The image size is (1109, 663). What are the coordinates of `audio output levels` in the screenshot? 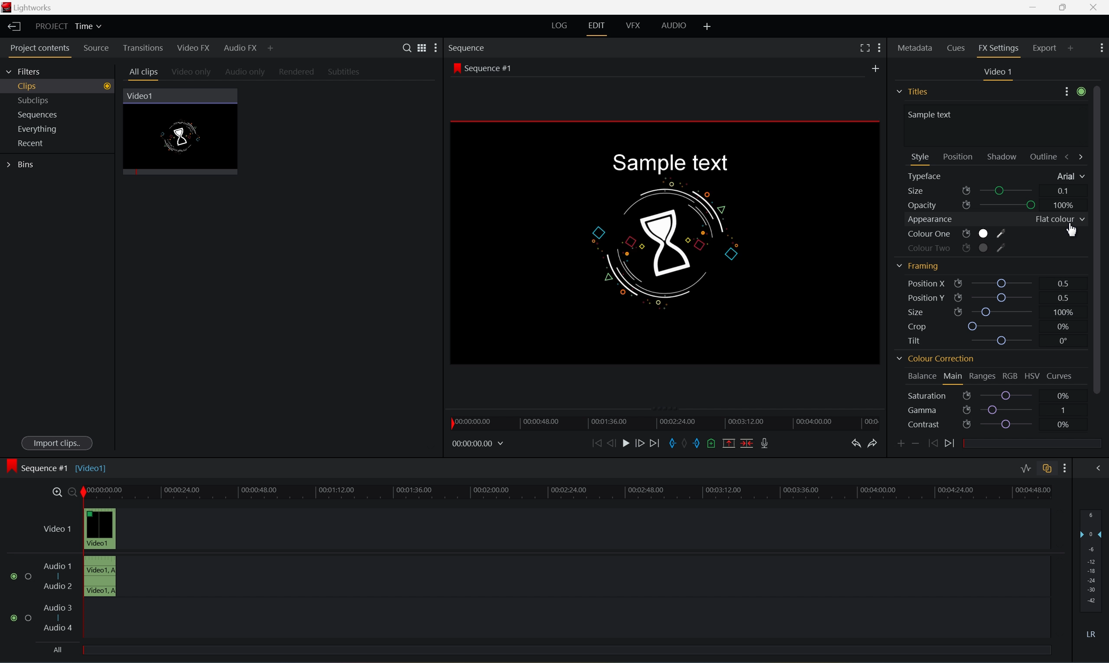 It's located at (1093, 556).